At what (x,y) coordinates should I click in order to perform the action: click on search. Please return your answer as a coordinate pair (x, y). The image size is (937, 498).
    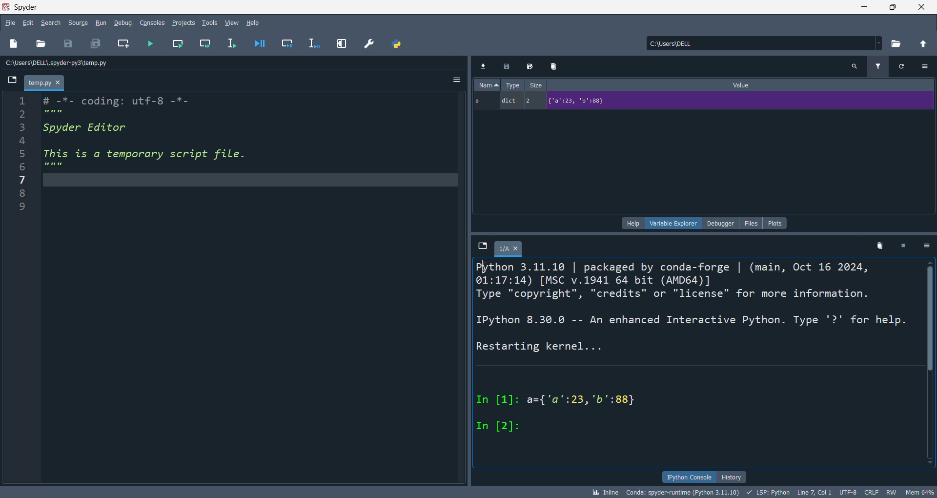
    Looking at the image, I should click on (856, 66).